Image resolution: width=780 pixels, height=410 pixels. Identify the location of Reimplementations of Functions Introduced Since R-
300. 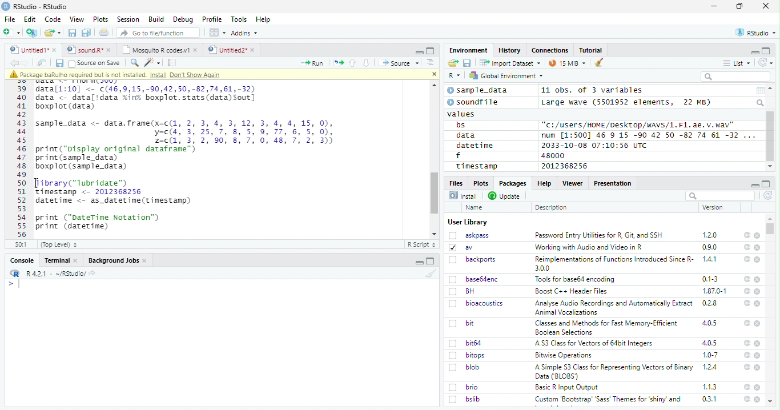
(613, 263).